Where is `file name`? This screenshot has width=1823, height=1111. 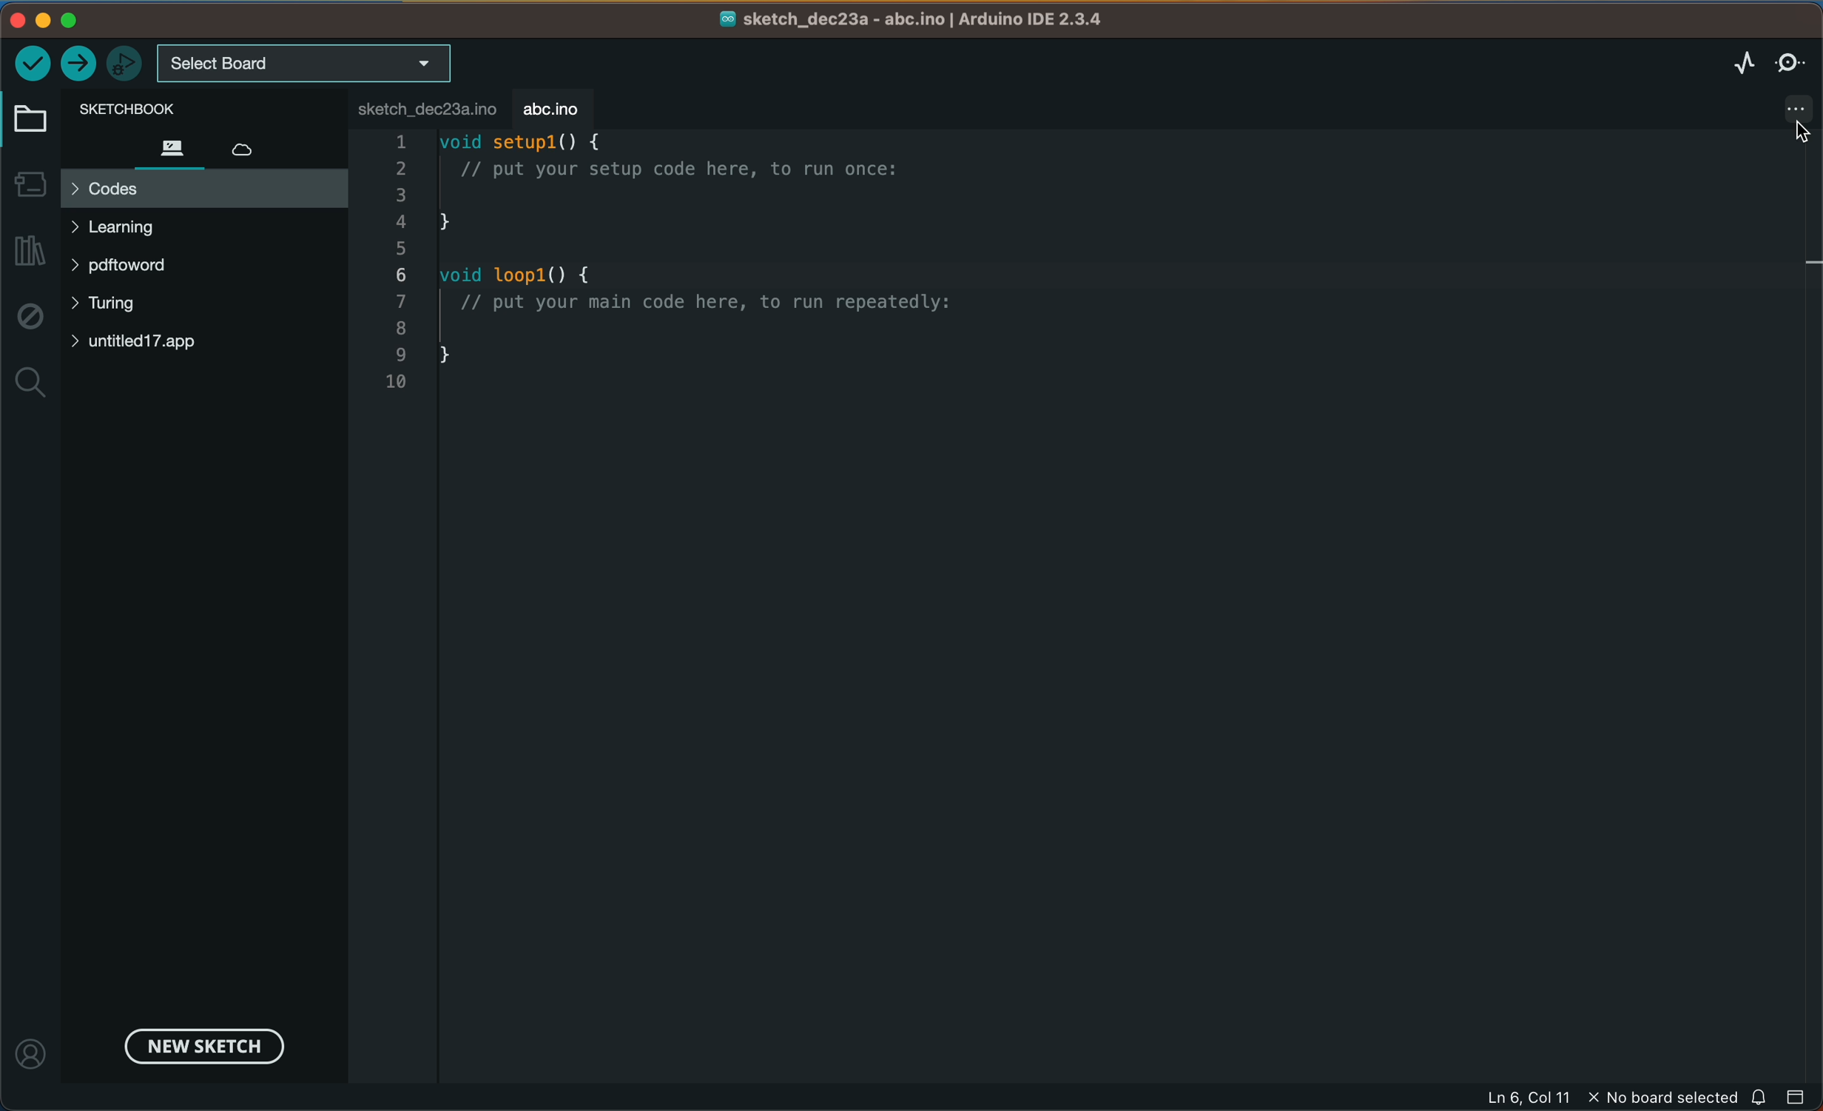 file name is located at coordinates (920, 19).